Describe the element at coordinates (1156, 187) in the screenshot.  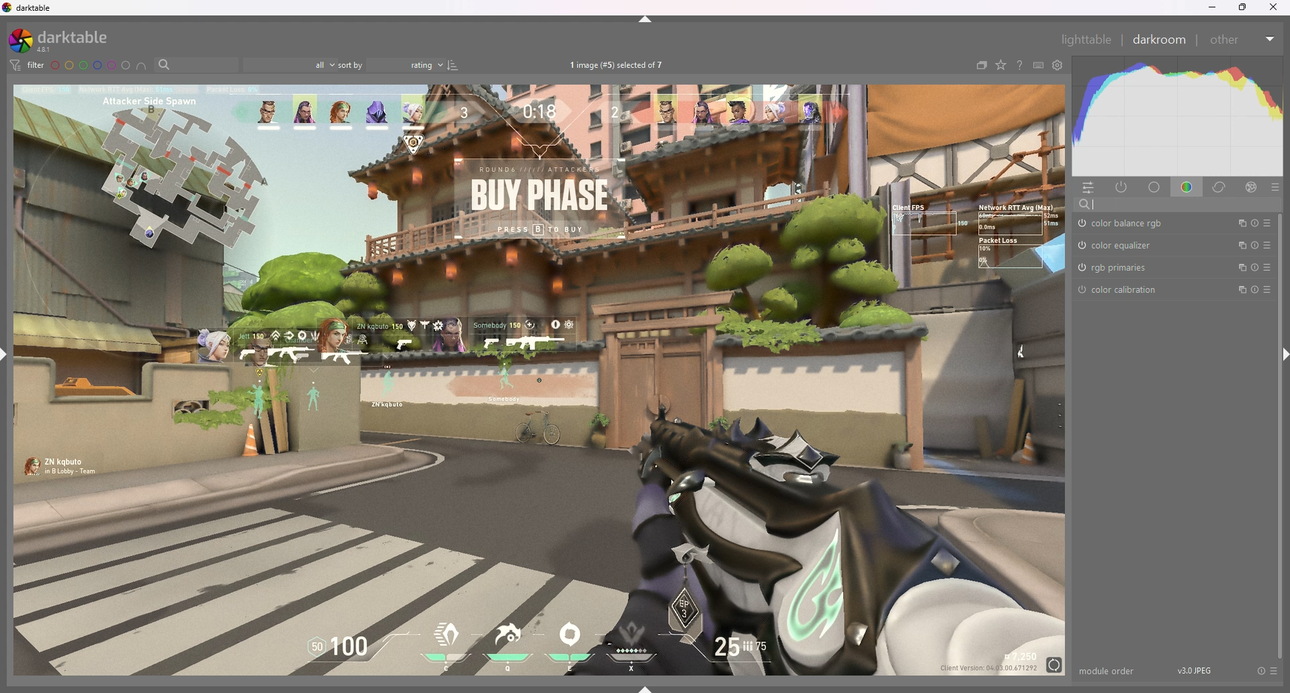
I see `base` at that location.